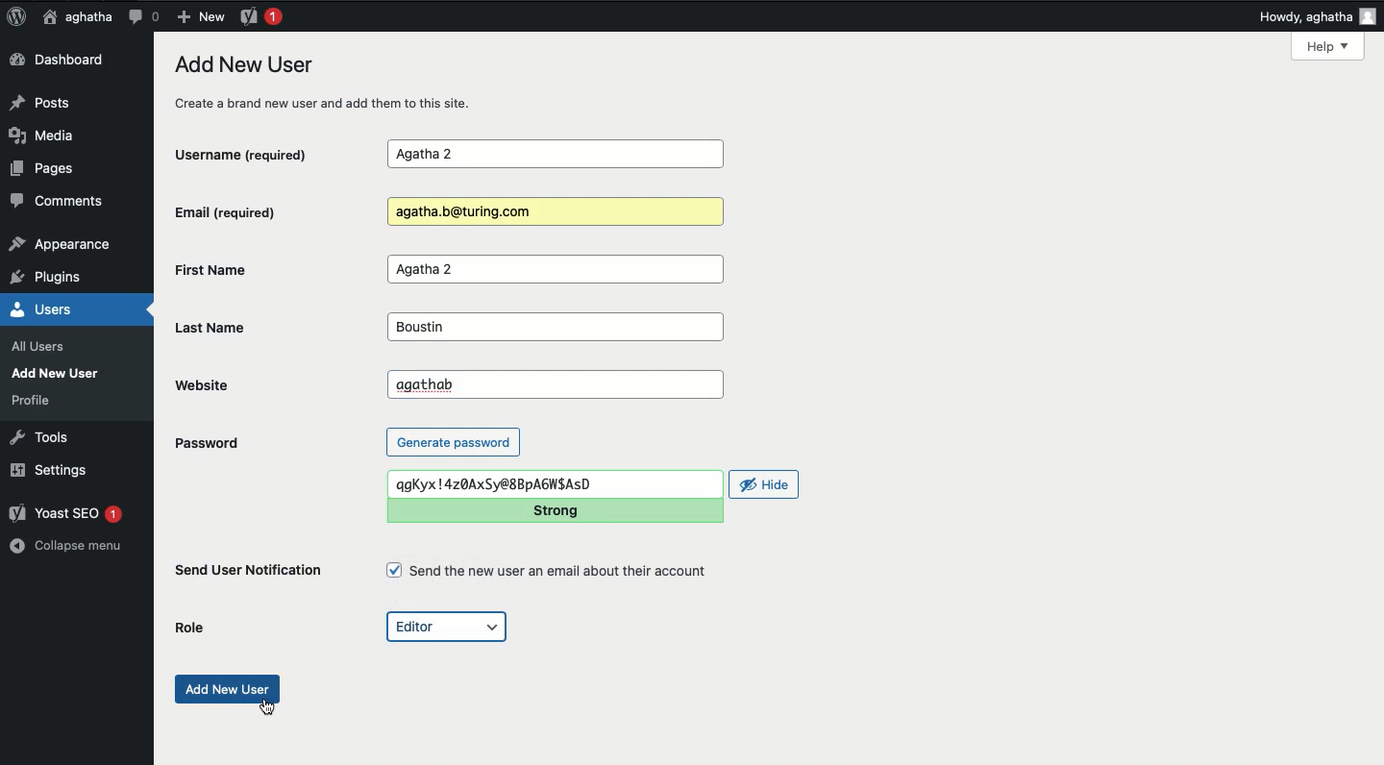 Image resolution: width=1384 pixels, height=765 pixels. I want to click on Comment, so click(143, 16).